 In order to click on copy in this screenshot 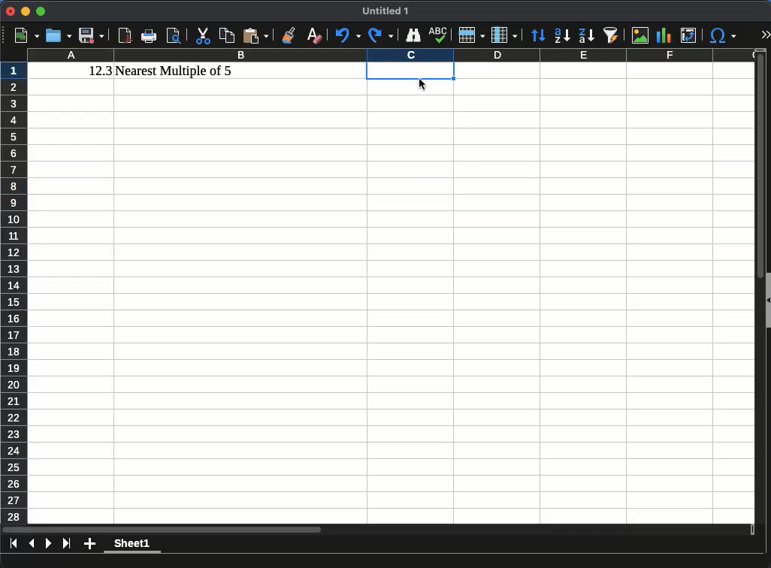, I will do `click(226, 35)`.